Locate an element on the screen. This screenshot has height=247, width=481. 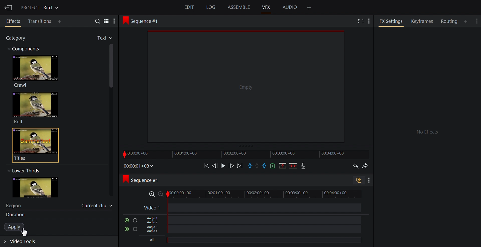
Add Panel is located at coordinates (370, 20).